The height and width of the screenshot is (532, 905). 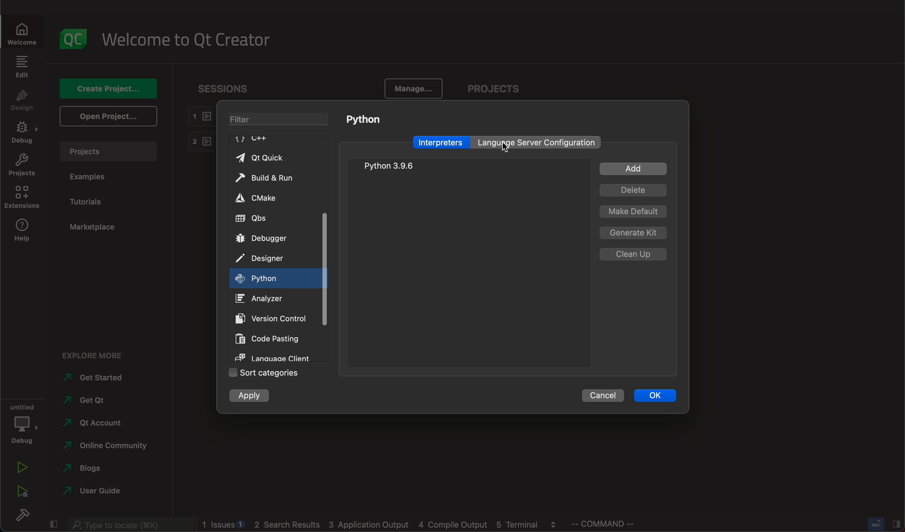 What do you see at coordinates (21, 197) in the screenshot?
I see `extenstions` at bounding box center [21, 197].